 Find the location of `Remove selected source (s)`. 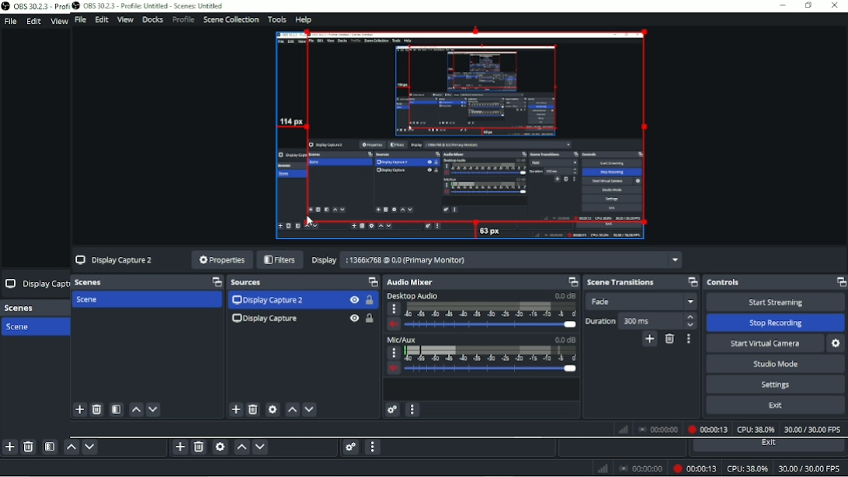

Remove selected source (s) is located at coordinates (199, 448).